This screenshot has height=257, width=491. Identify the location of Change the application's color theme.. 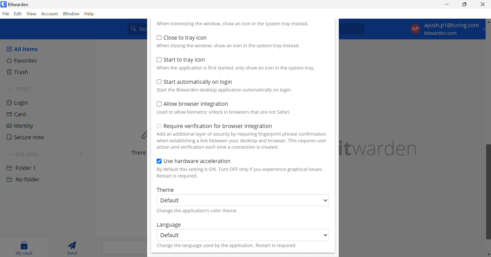
(198, 211).